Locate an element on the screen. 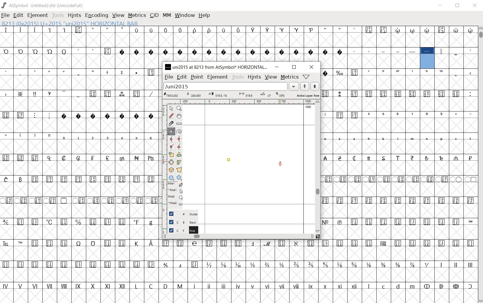 This screenshot has width=483, height=303. scrollbar is located at coordinates (319, 167).